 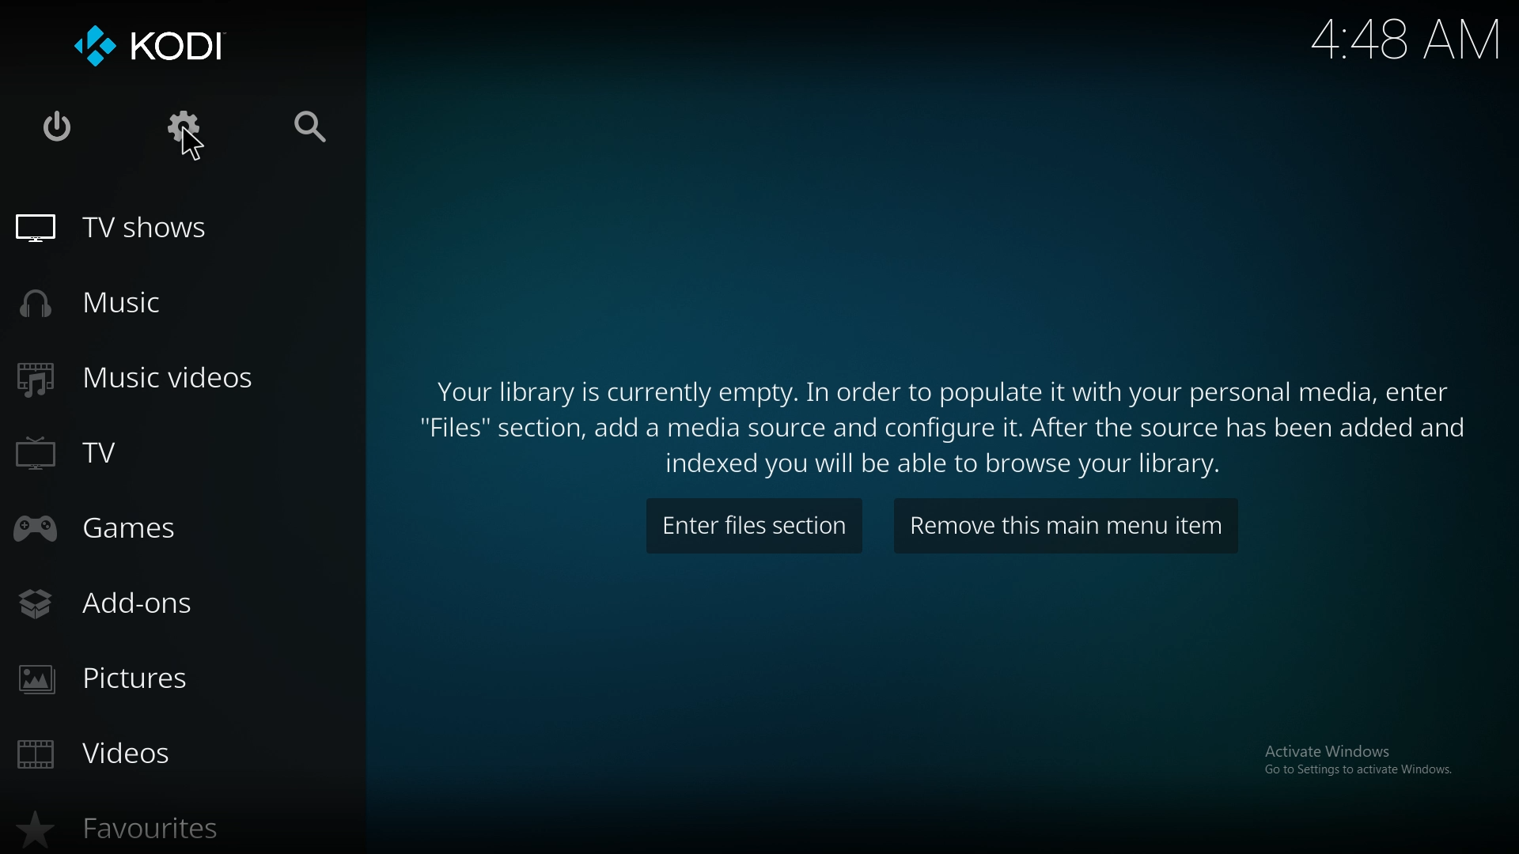 I want to click on favourites, so click(x=129, y=831).